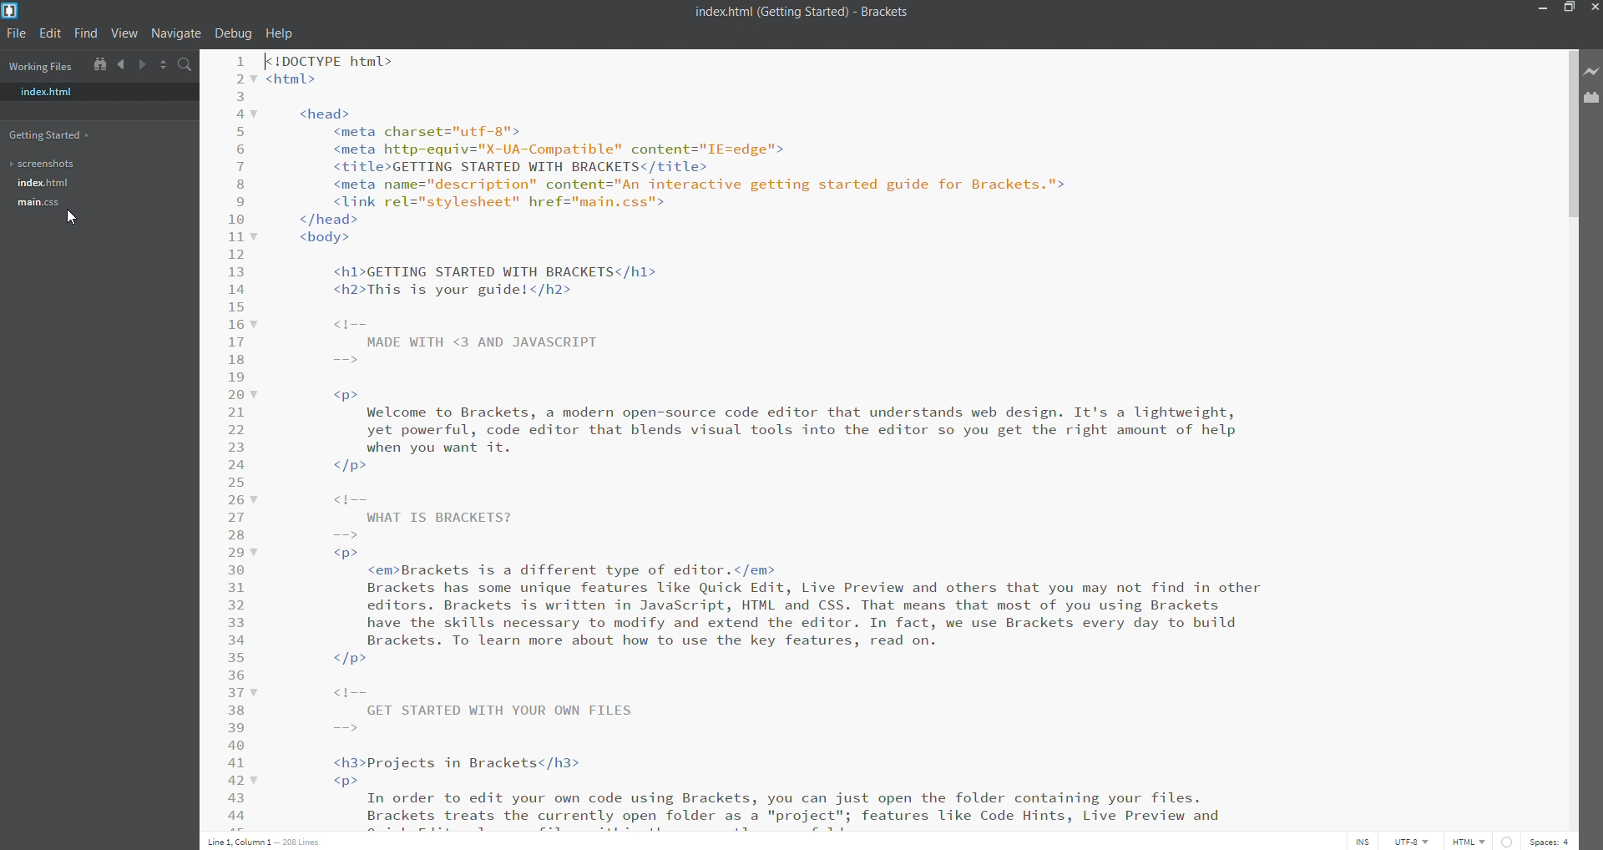  Describe the element at coordinates (910, 438) in the screenshot. I see `[<!DOCTYPE html>
<html>
<head>
<meta charset="utf-8">
<meta http-equiv="X-UA-Compatible" content="IE=edge">
<title>GETTING STARTED WITH BRACKETS</title>
<meta name="description" content="An interactive getting started guide for Brackets.">
<link rel="stylesheet" href="main.css">
</head>
<body>
<h1>GETTING STARTED WITH BRACKETS</h1>
<h2>This is your guide!</h2>
<t--
MADE WITH <3 AND JAVASCRIPT
==
<>
Welcome to Brackets, a modern open-source code editor that understands web design. It's a lightweight,
yet powerful, code editor that blends visual tools into the editor so you get the right amount of help
when you want it.
</p>
<t--
WHAT IS BRACKETS?
—
<p>
<em>Brackets is a different type of editor.</em>
Brackets has some unique features like Quick Edit, Live Preview and others that you may not find in other
editors. Brackets is written in JavaScript, HTML and CSS. That means that most of you using Brackets
have the skills necessary to modify and extend the editor. In fact, we use Brackets every day to build
Brackets. To learn more about how to use the key features, read on
</p>
<1--
GET STARTED WITH YOUR OWN FILES
—
<h3>Projects in Brackets</h3>
<>
In order to edit your own code using Brackets, you can just open the folder containing your files` at that location.